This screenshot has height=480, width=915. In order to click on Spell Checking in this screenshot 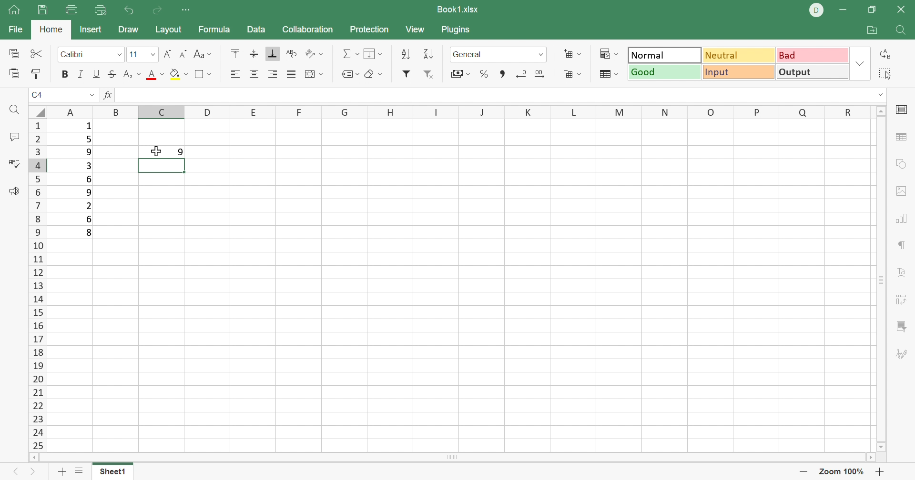, I will do `click(15, 165)`.